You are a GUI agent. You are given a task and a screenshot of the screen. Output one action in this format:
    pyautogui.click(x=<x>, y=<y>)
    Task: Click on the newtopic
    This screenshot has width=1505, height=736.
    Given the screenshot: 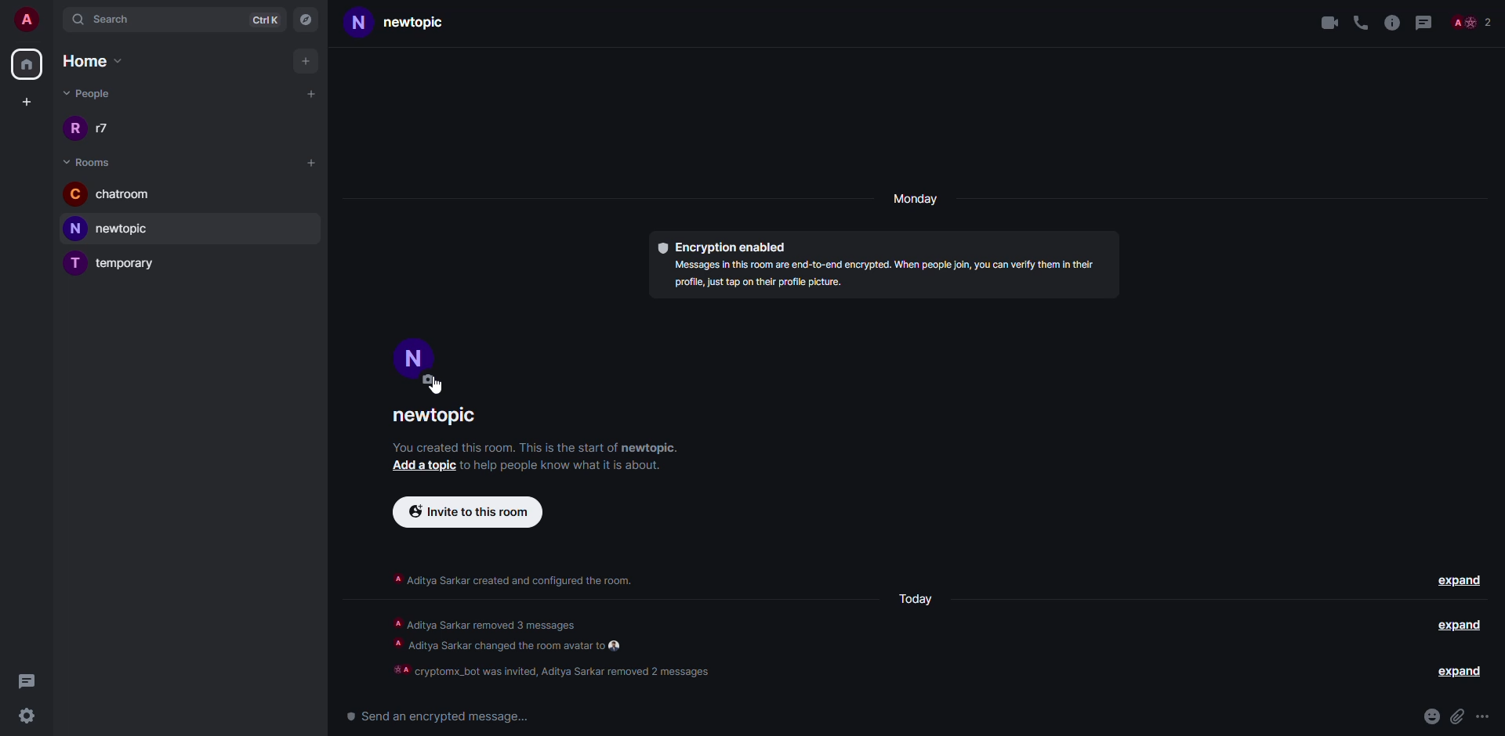 What is the action you would take?
    pyautogui.click(x=403, y=25)
    